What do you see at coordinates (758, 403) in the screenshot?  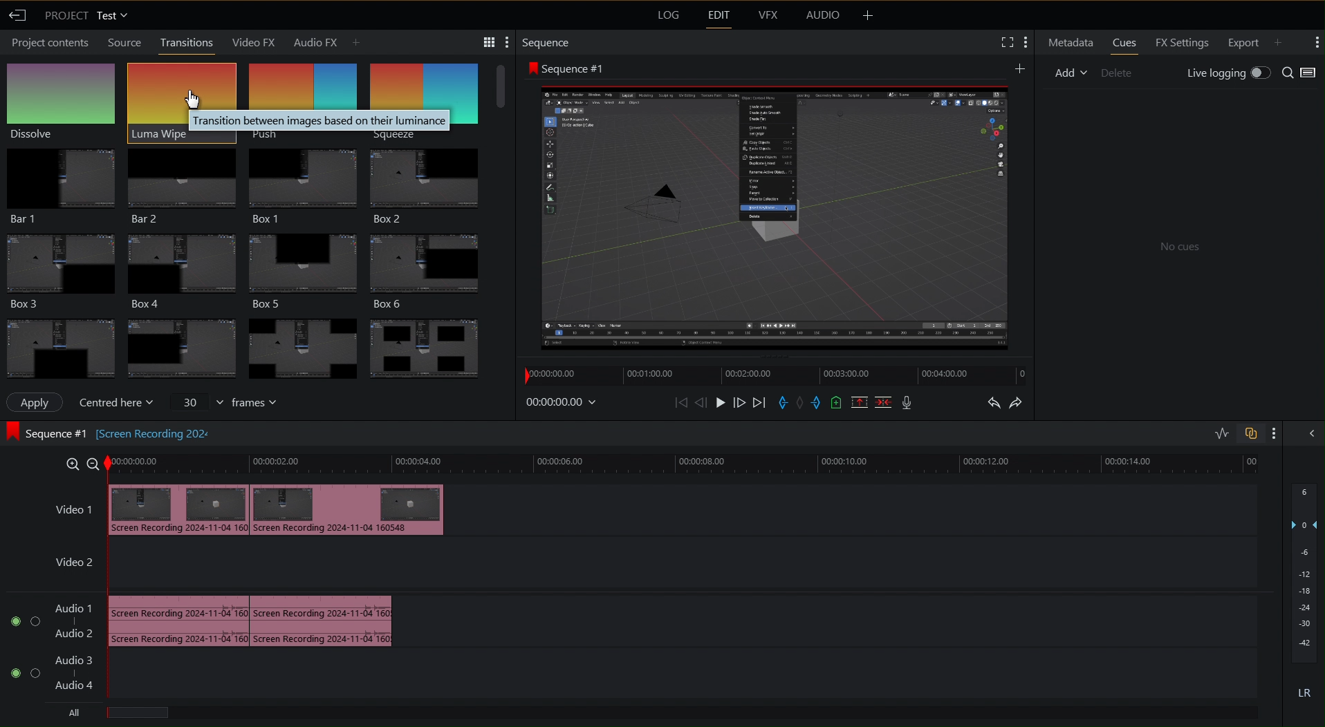 I see `Skip Forward` at bounding box center [758, 403].